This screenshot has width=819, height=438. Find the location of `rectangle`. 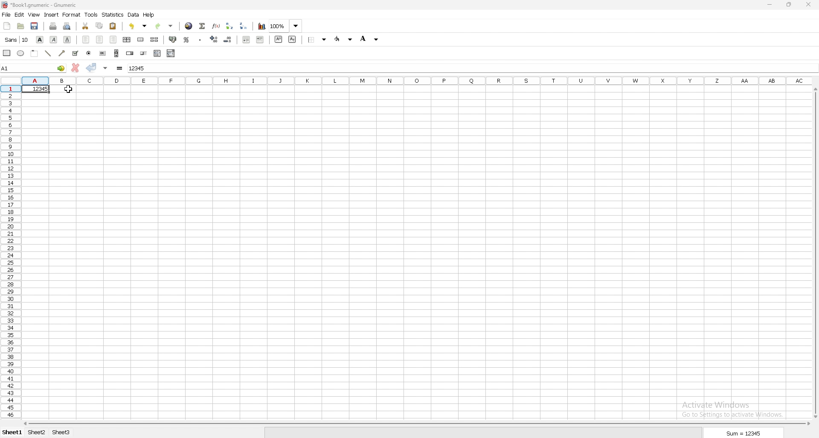

rectangle is located at coordinates (7, 53).